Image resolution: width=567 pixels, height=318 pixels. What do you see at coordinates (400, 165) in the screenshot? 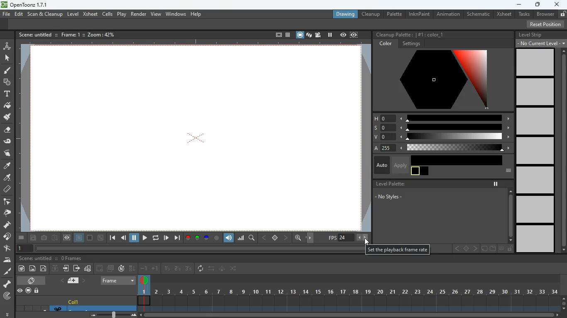
I see `apply` at bounding box center [400, 165].